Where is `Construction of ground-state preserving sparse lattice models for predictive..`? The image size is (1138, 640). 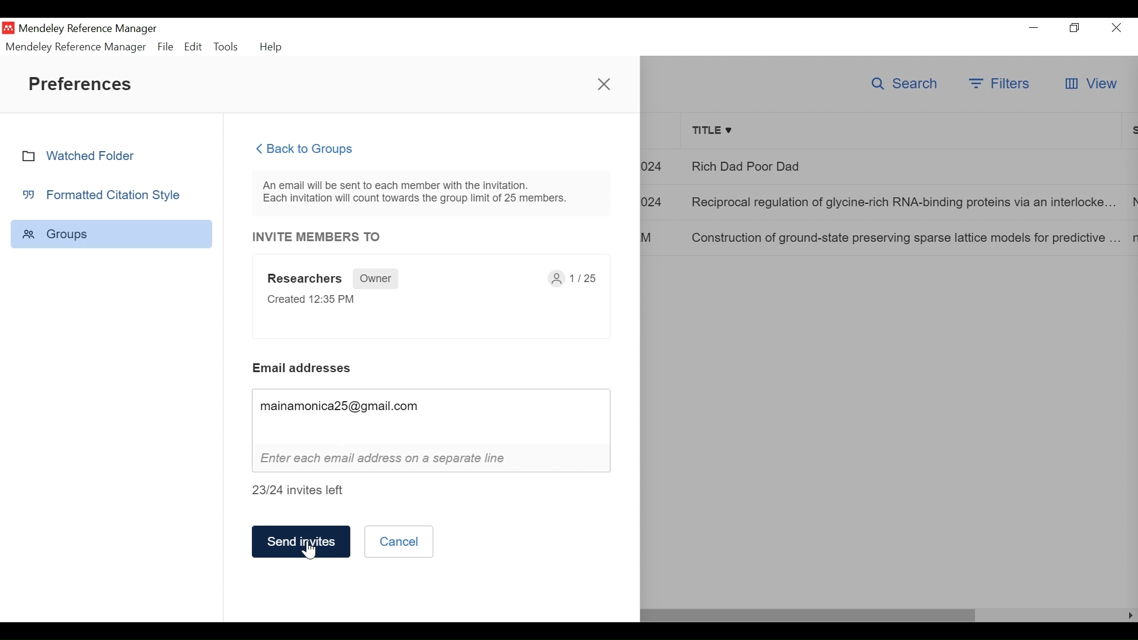 Construction of ground-state preserving sparse lattice models for predictive.. is located at coordinates (904, 237).